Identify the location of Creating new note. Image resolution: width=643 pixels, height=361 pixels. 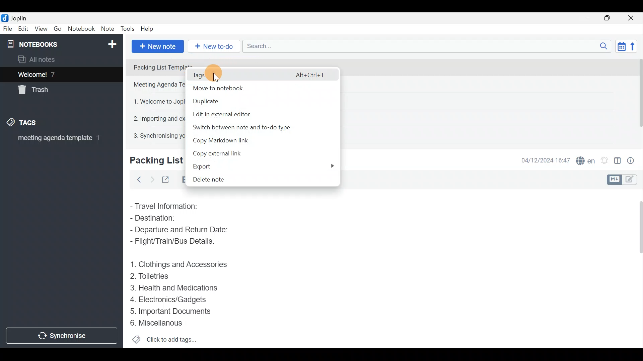
(152, 161).